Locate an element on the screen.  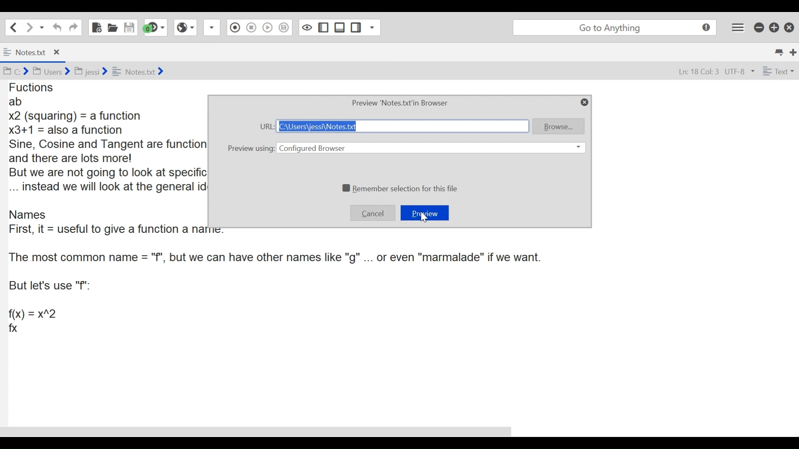
configured browser is located at coordinates (431, 147).